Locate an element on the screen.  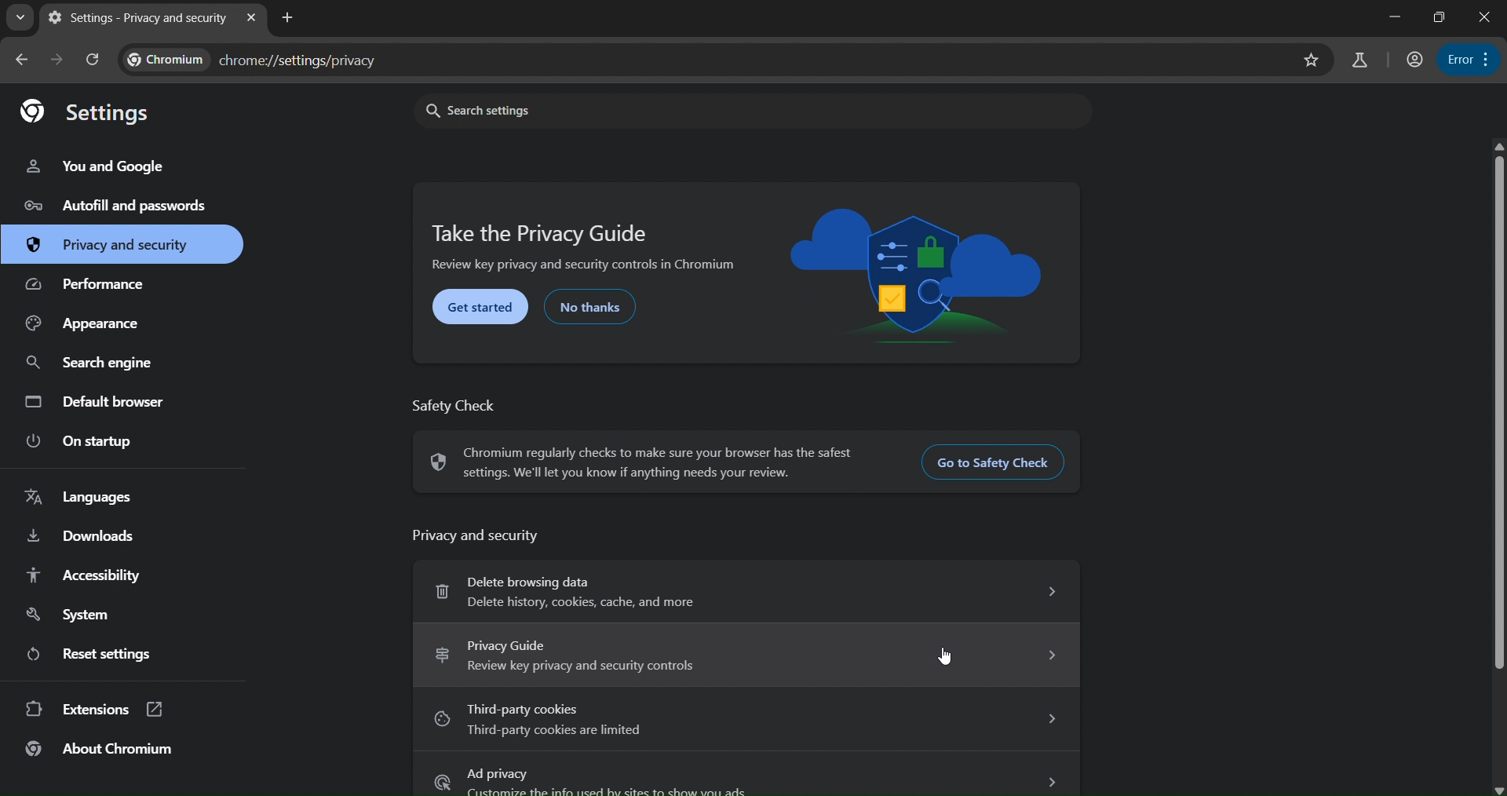
text is located at coordinates (458, 403).